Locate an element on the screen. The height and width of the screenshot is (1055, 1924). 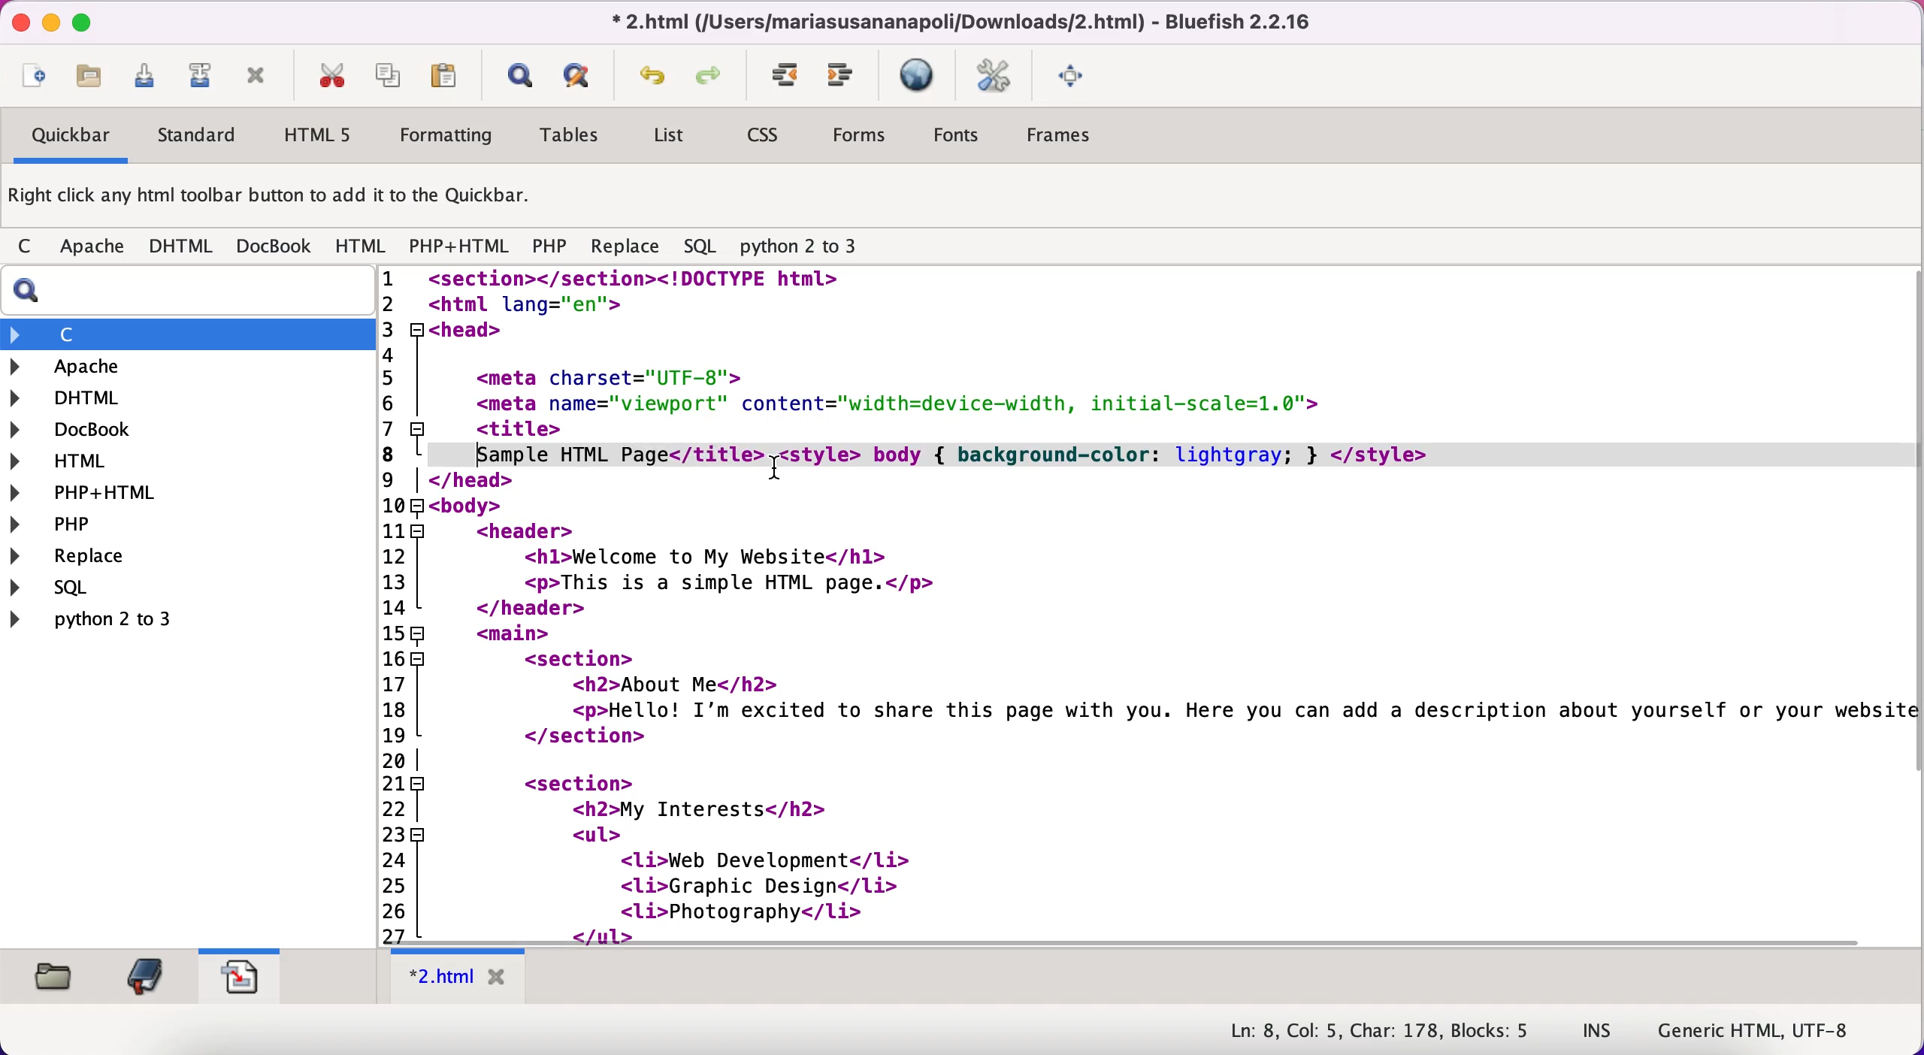
snippets is located at coordinates (239, 973).